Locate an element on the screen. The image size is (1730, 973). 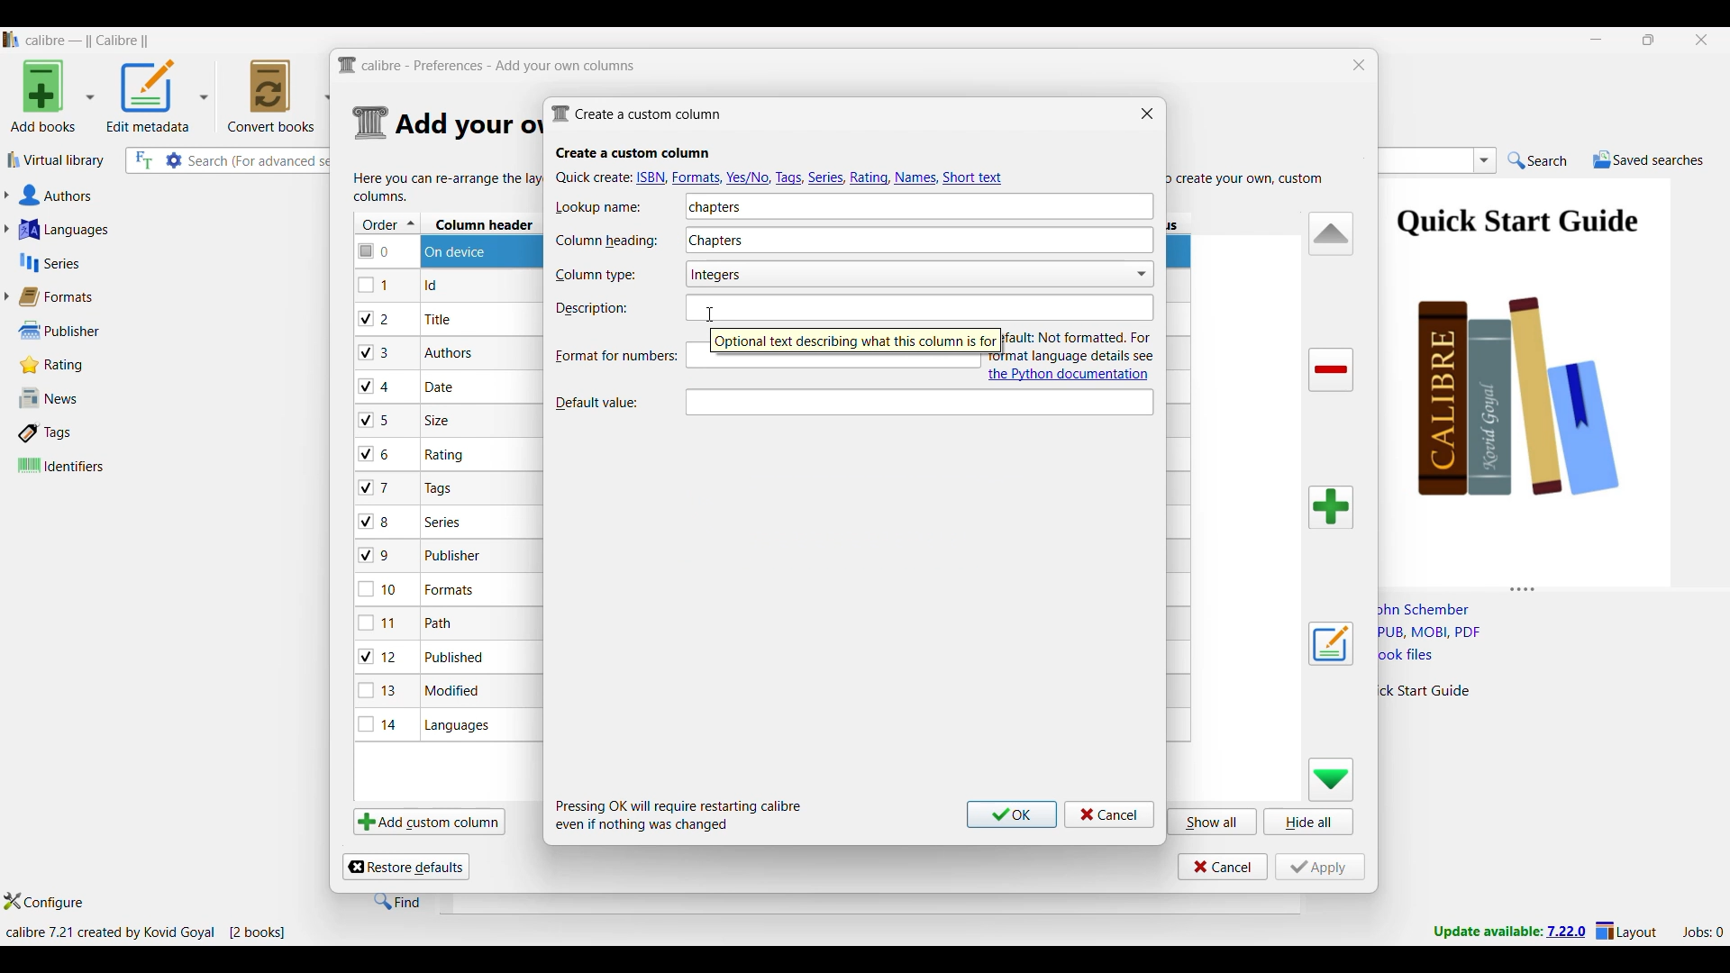
Text is located at coordinates (917, 403).